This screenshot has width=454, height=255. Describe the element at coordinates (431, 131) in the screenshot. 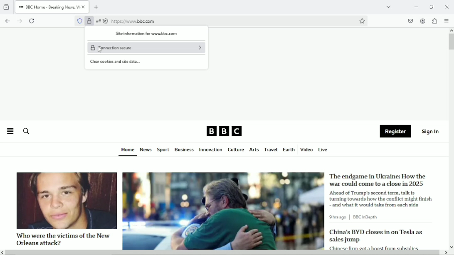

I see `Sign in` at that location.